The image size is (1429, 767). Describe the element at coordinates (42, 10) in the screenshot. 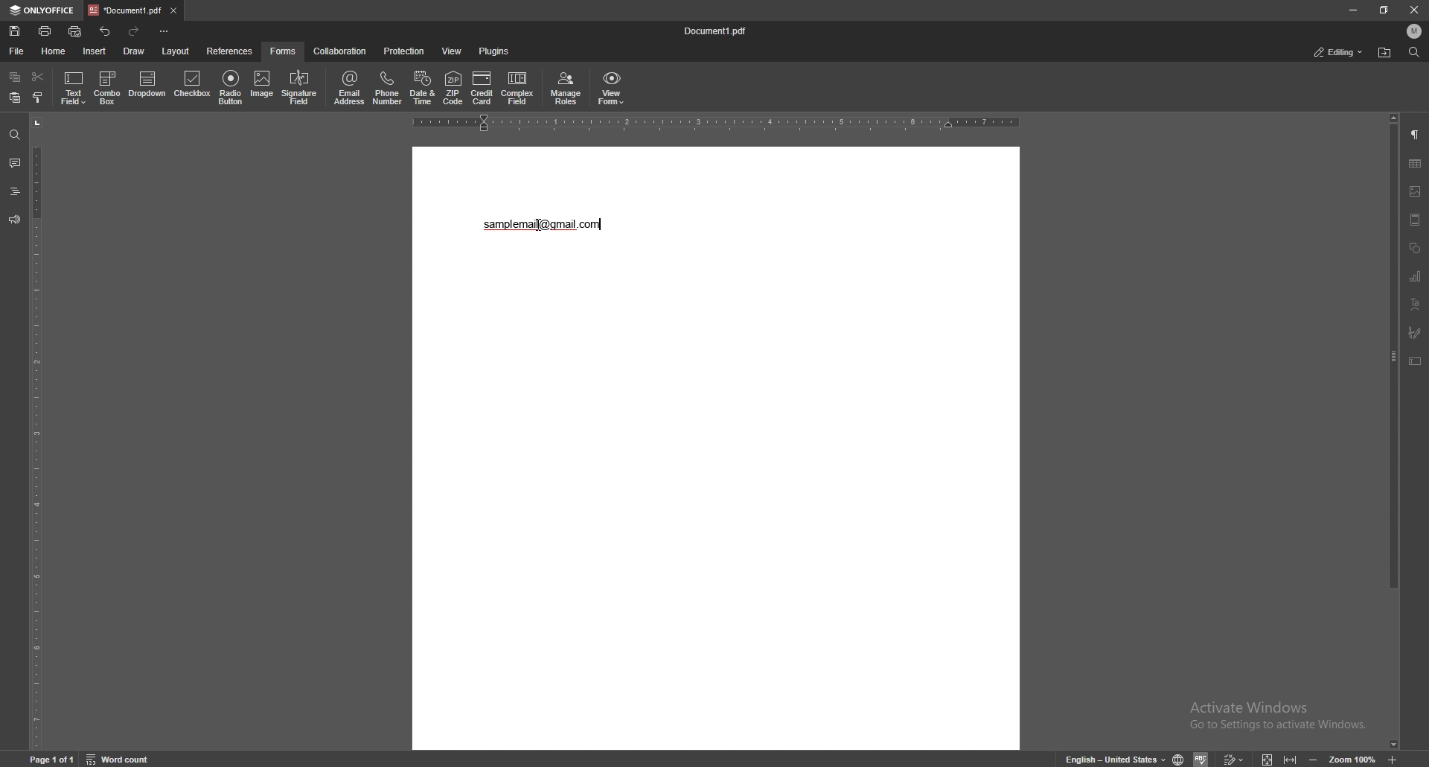

I see `onlyoffice` at that location.